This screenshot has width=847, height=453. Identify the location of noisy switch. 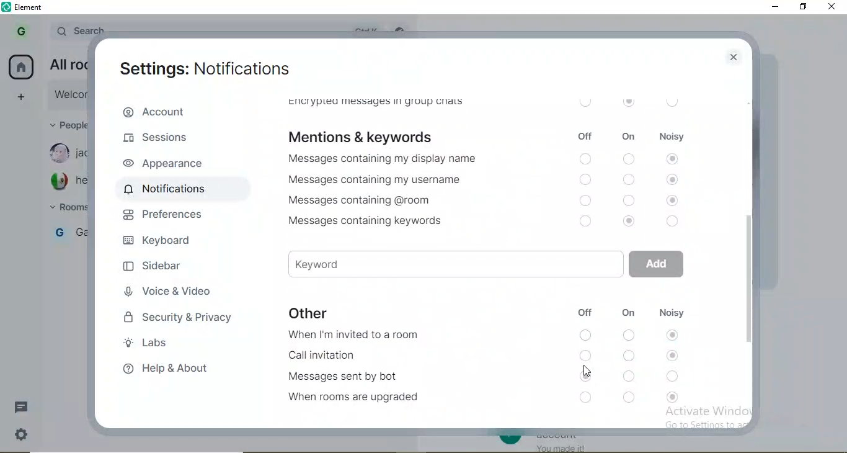
(675, 222).